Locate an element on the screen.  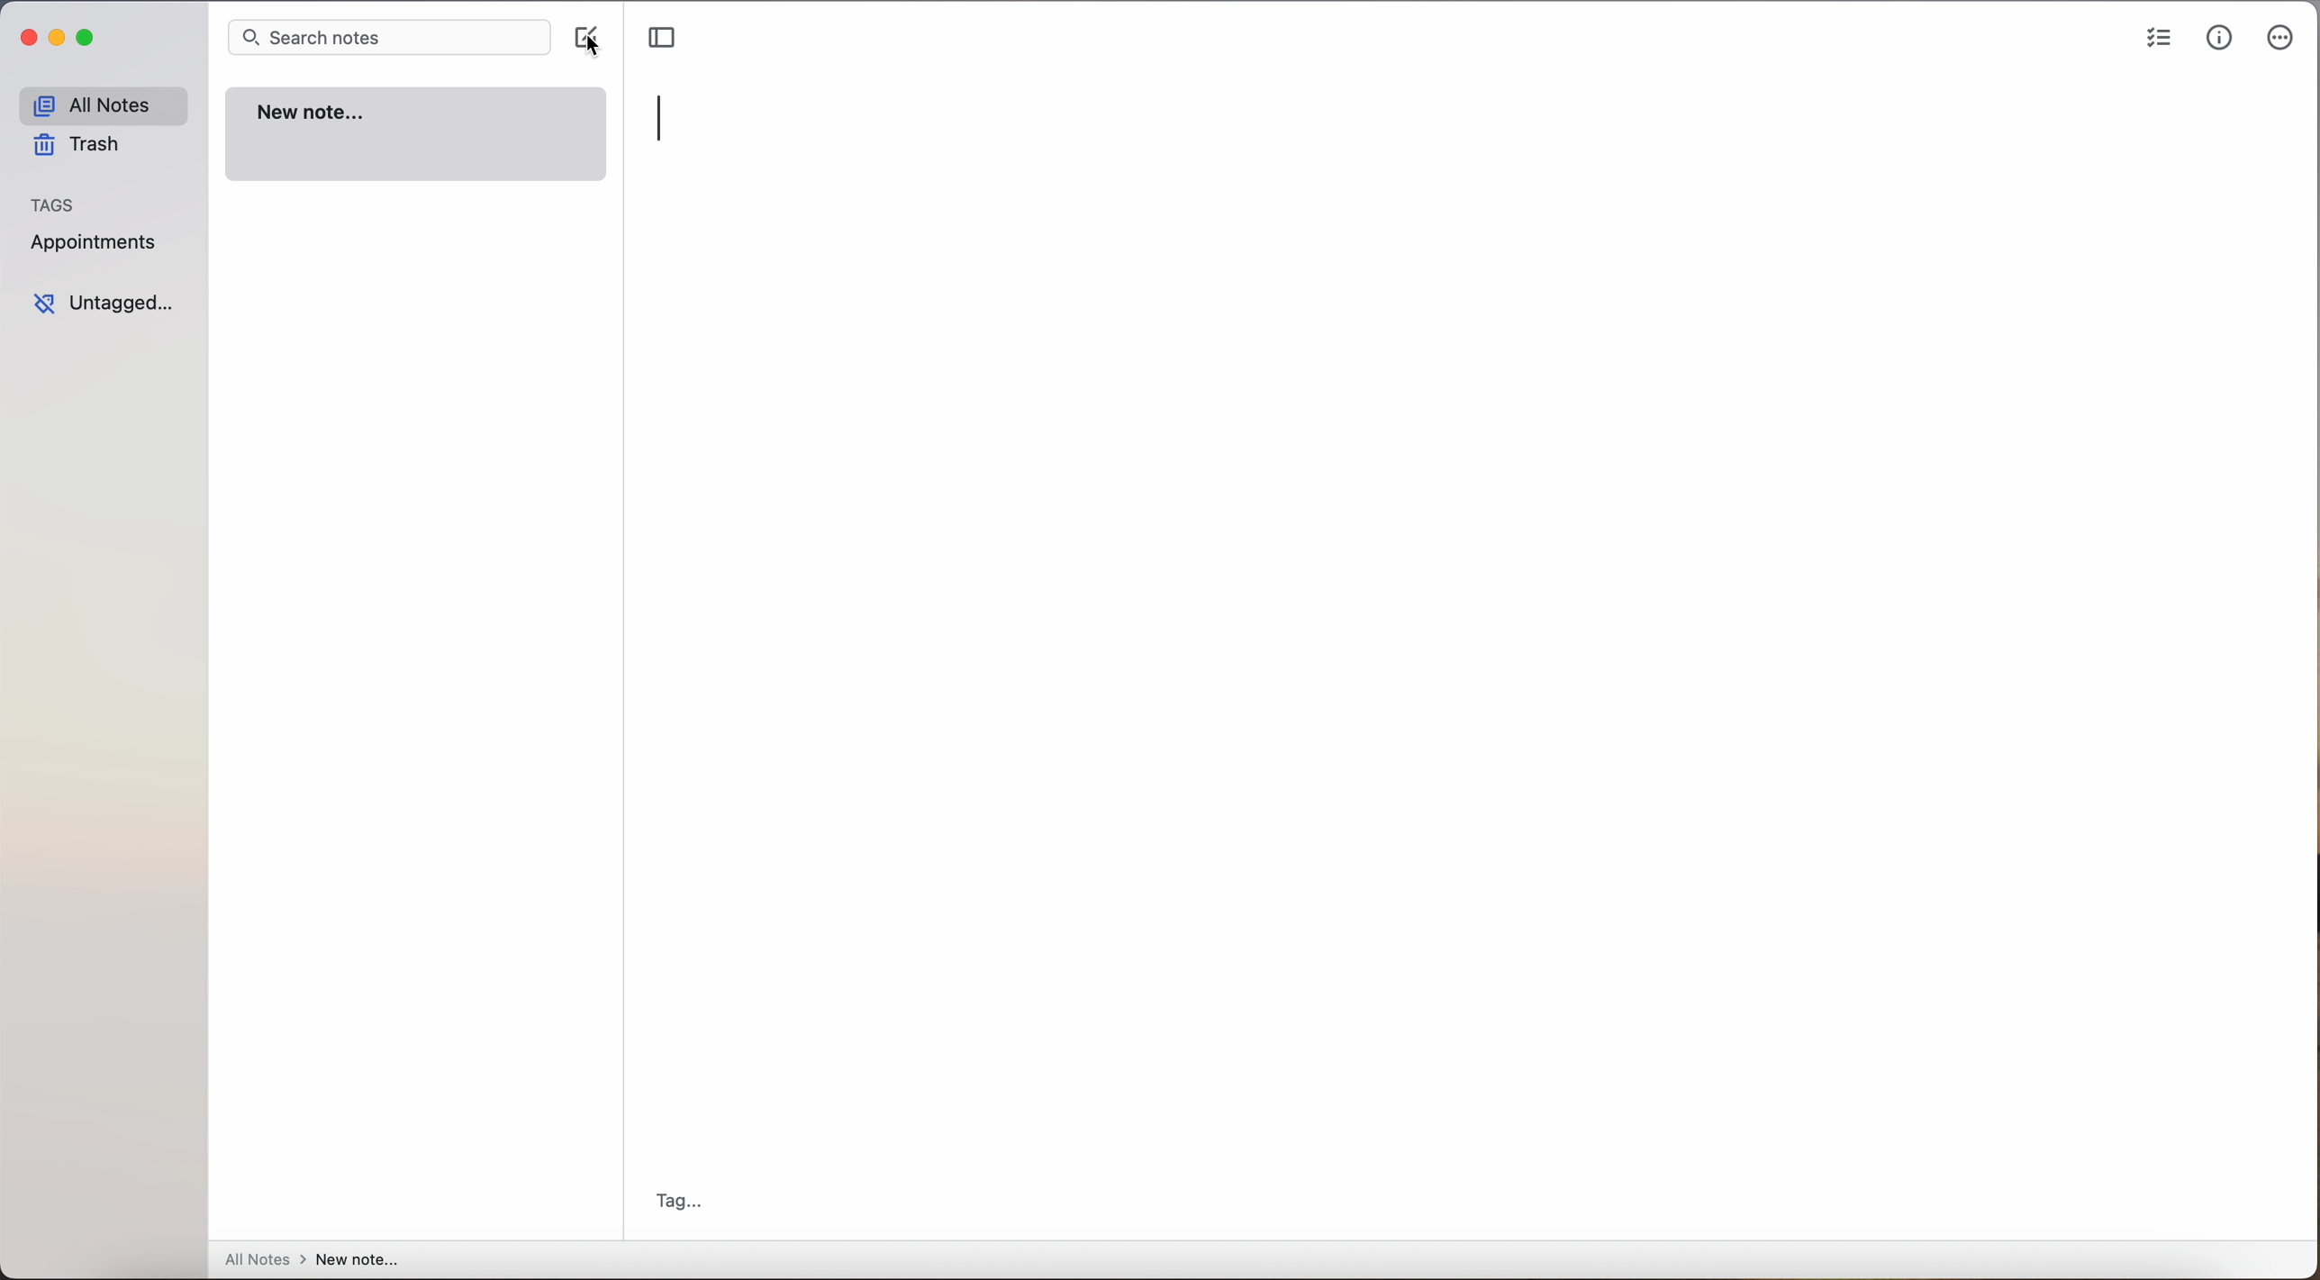
search bar is located at coordinates (387, 38).